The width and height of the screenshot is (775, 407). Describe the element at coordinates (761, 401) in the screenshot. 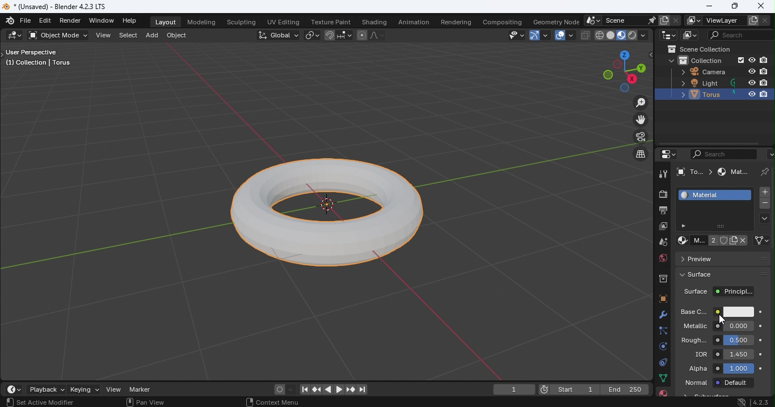

I see `Blender version` at that location.